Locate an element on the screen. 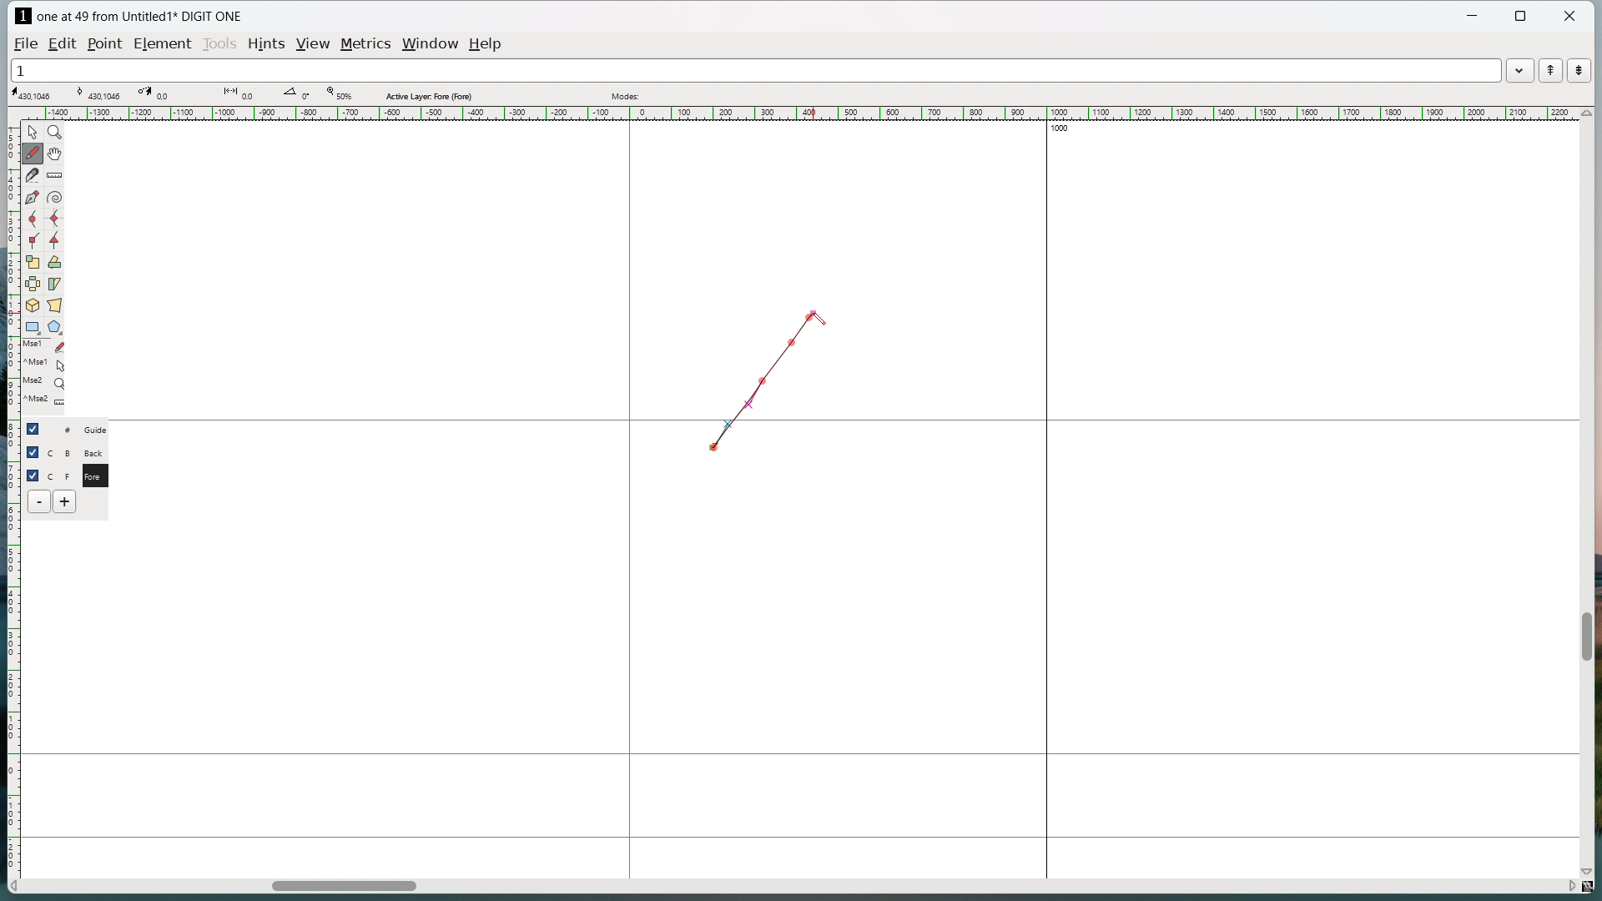 This screenshot has height=901, width=1602. toggle spiral is located at coordinates (55, 198).